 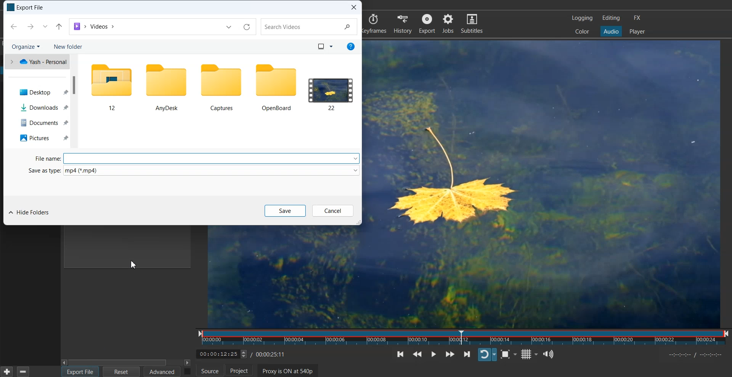 What do you see at coordinates (31, 26) in the screenshot?
I see `next` at bounding box center [31, 26].